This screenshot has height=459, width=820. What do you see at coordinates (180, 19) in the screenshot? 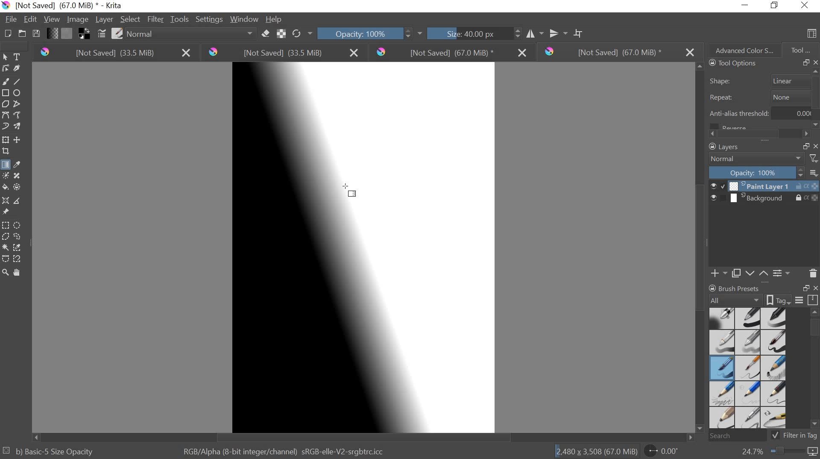
I see `TOOLS` at bounding box center [180, 19].